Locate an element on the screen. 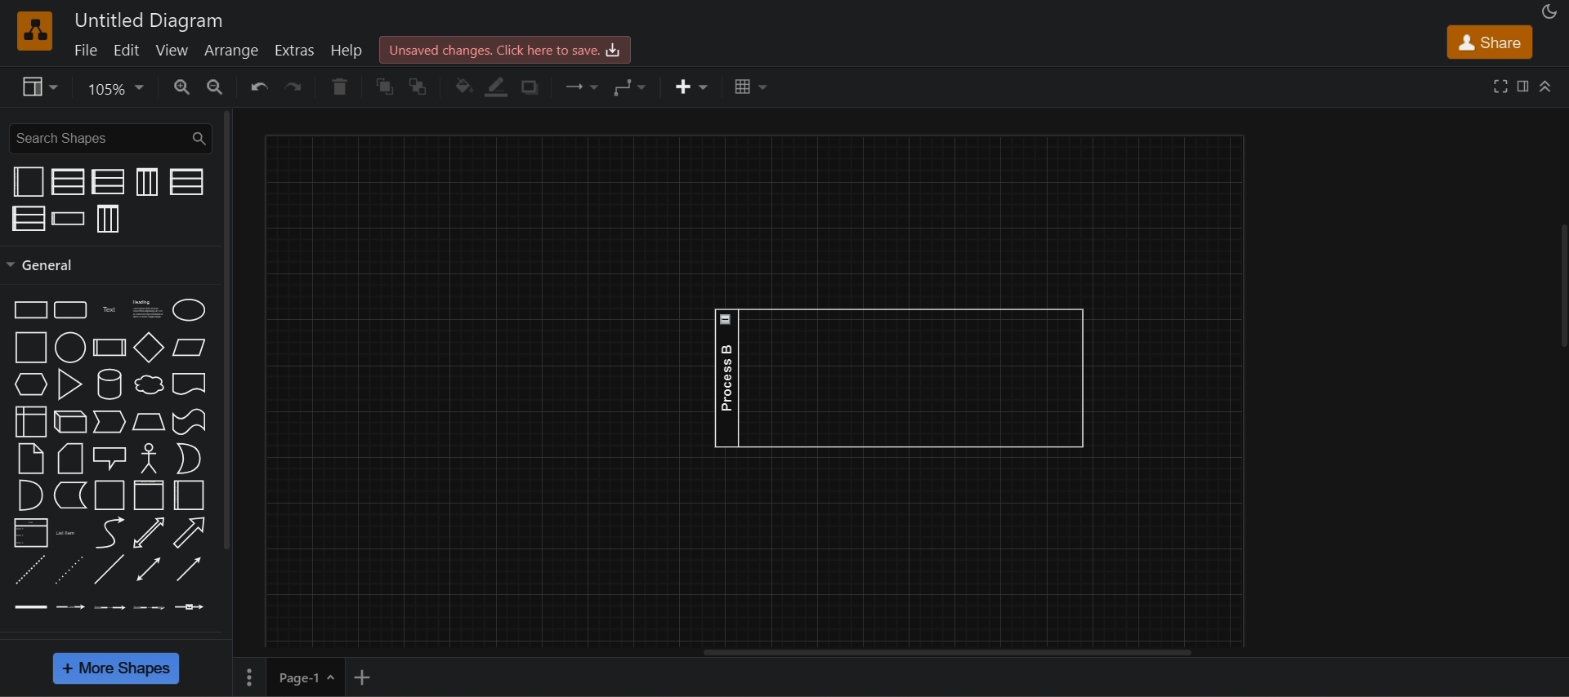  horizontal scroll bar is located at coordinates (944, 654).